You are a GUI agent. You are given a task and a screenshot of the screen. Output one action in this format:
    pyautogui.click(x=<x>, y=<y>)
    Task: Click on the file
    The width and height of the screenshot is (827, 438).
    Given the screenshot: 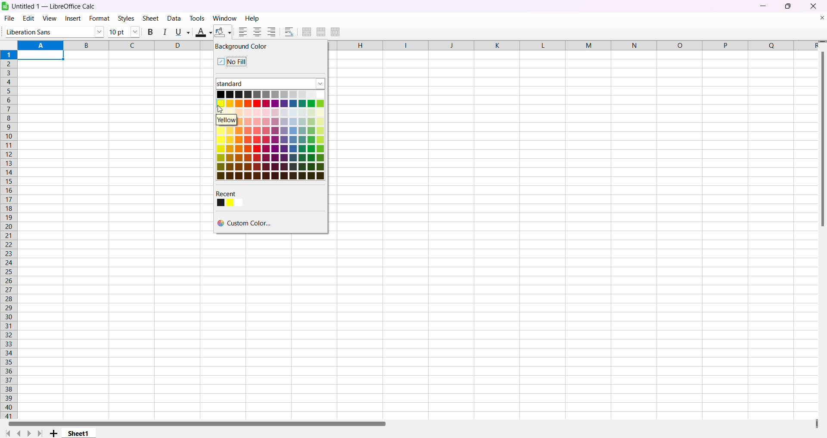 What is the action you would take?
    pyautogui.click(x=11, y=18)
    